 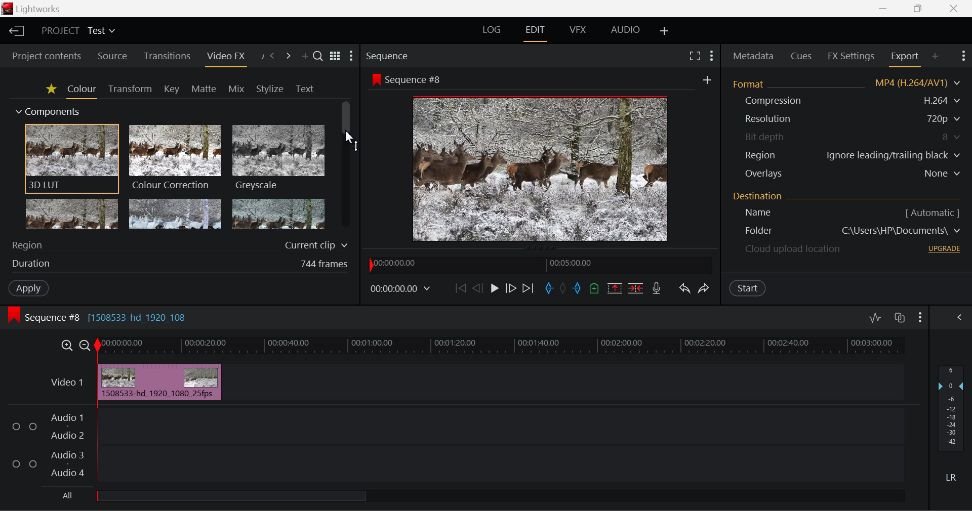 What do you see at coordinates (614, 288) in the screenshot?
I see `Remove marked section` at bounding box center [614, 288].